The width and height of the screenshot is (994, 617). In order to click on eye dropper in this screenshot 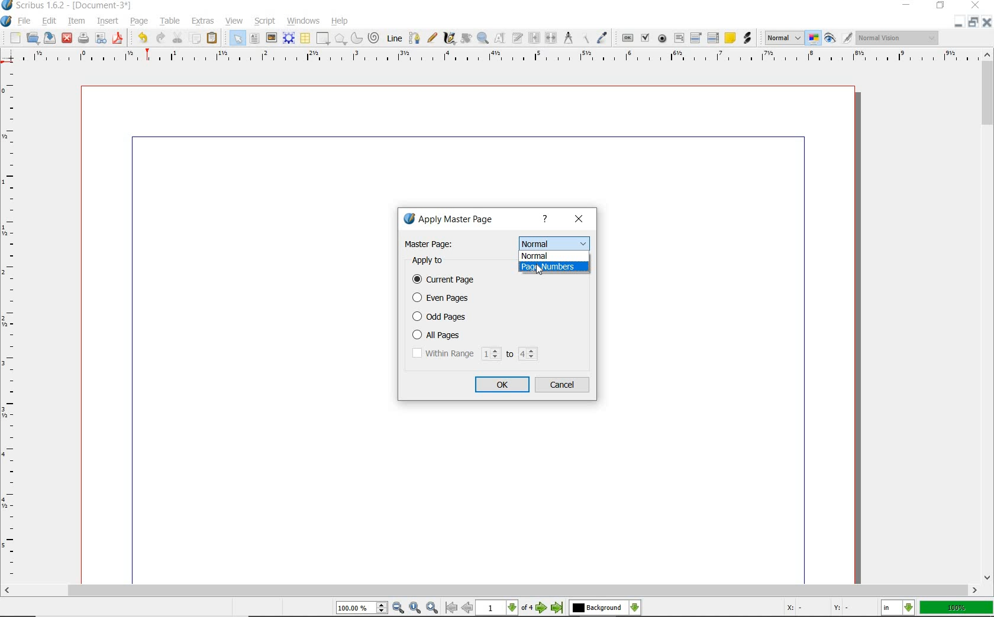, I will do `click(602, 38)`.